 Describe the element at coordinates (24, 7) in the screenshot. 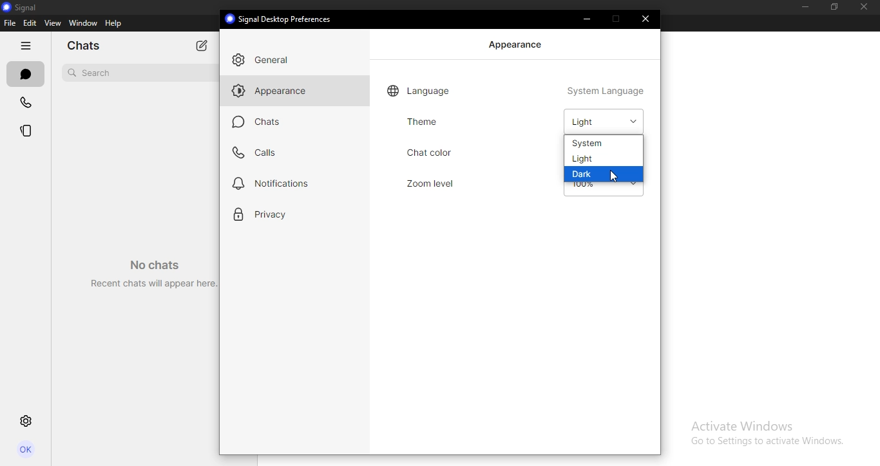

I see `signal` at that location.